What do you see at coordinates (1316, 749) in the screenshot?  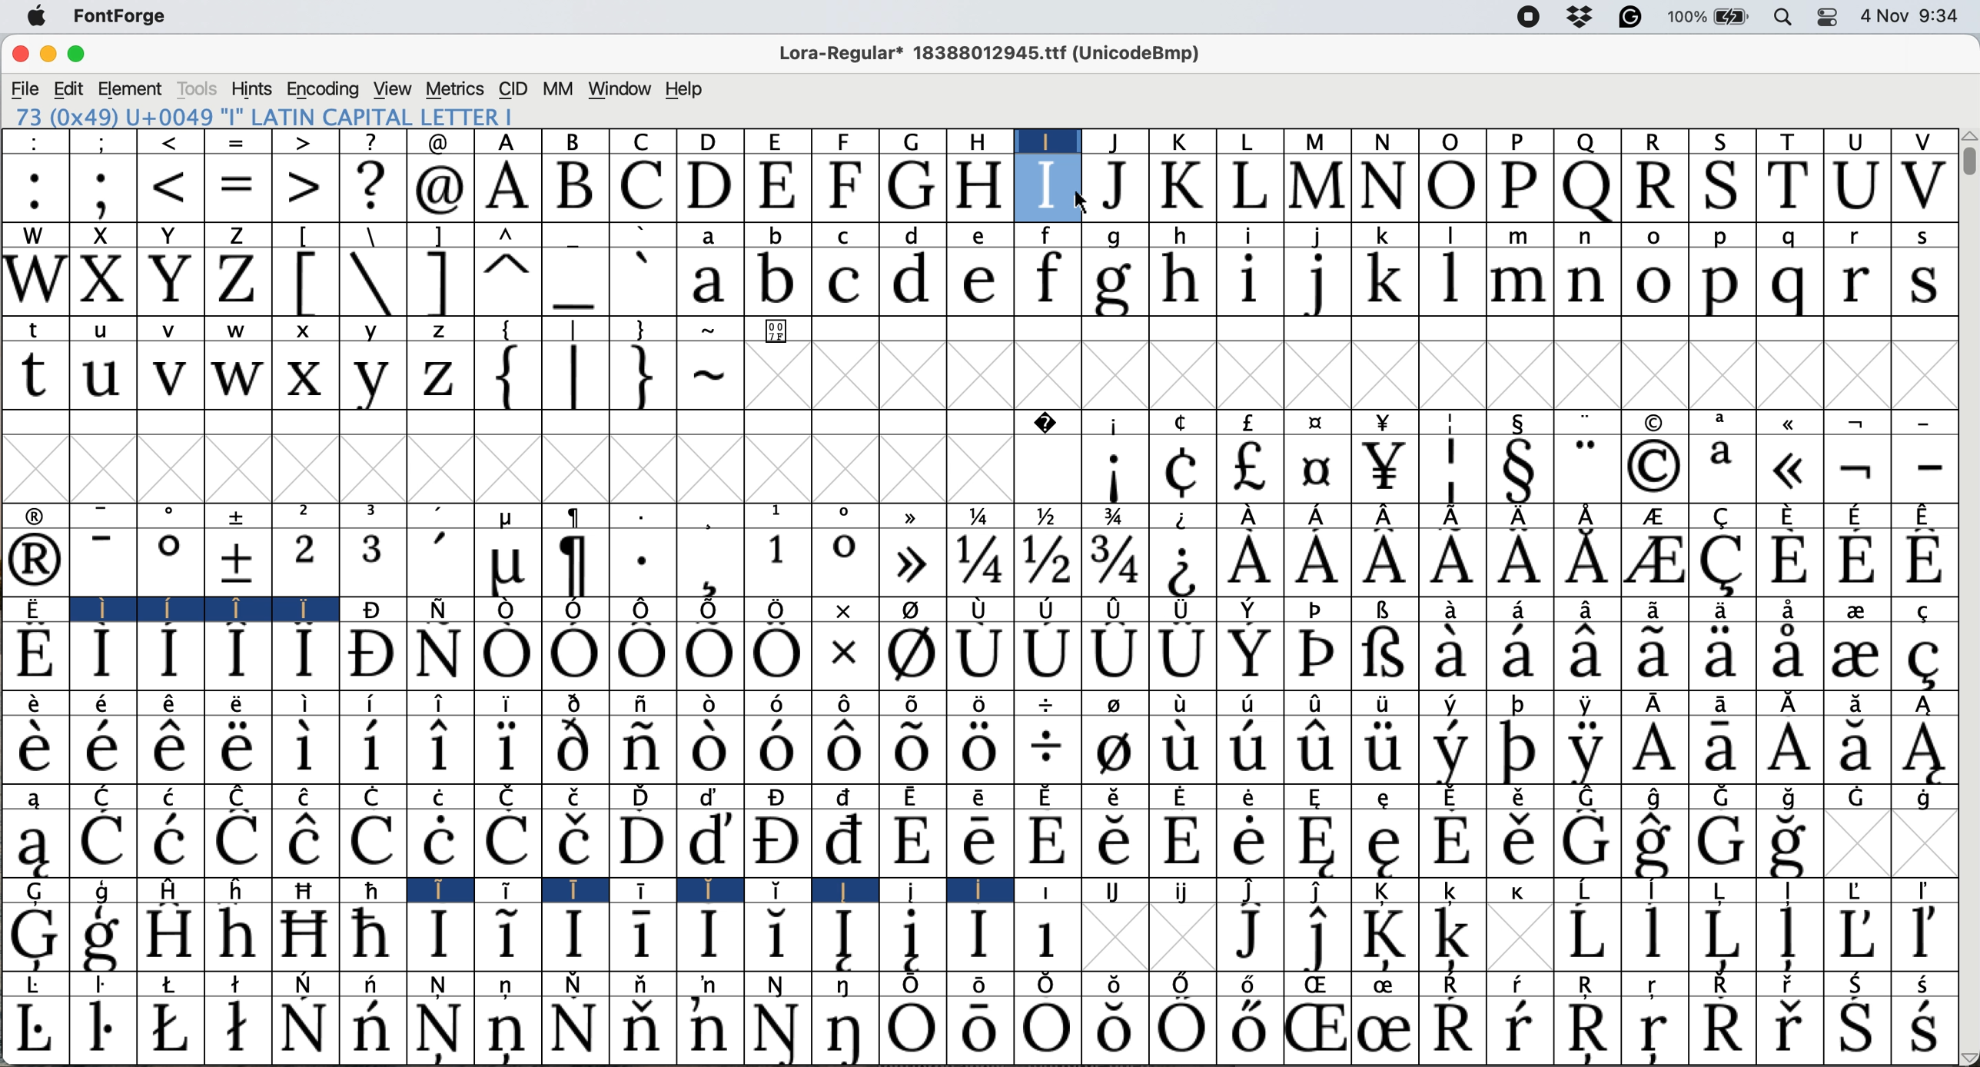 I see `Symbol` at bounding box center [1316, 749].